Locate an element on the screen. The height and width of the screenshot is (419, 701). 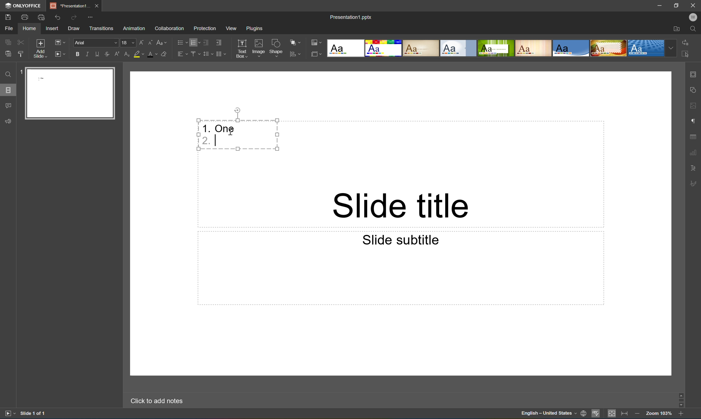
1. is located at coordinates (206, 128).